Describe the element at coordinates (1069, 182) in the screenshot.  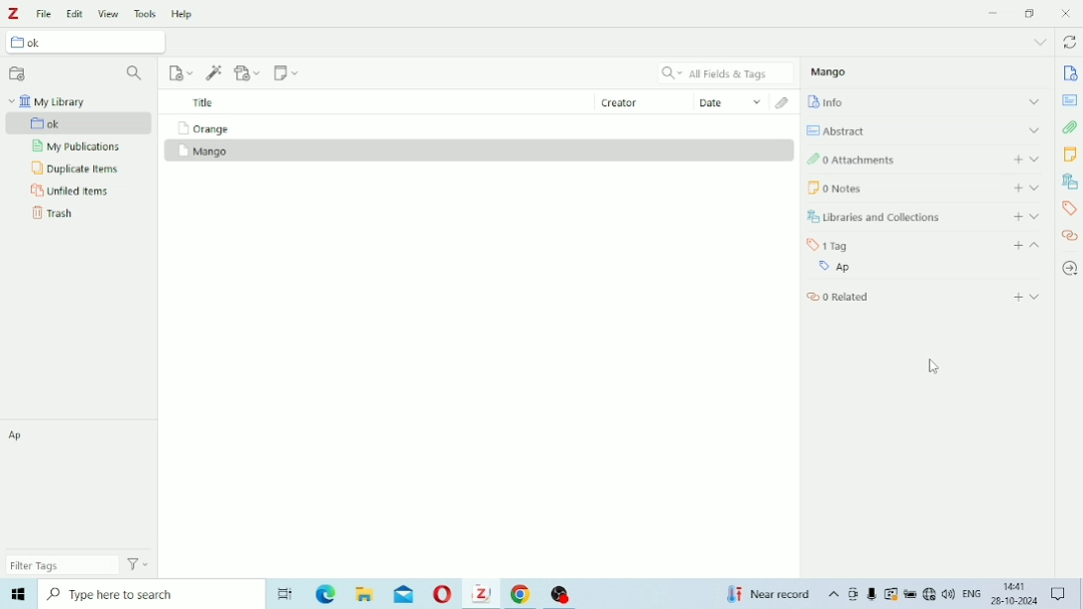
I see `Libraries and Collections` at that location.